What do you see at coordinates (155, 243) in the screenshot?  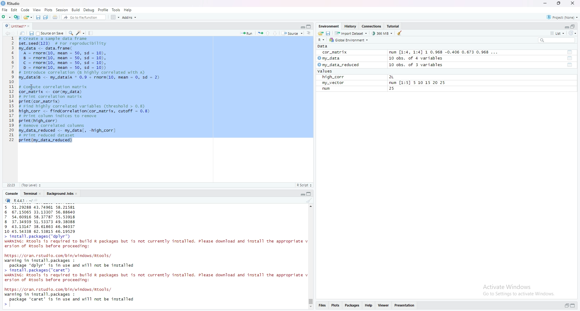 I see `> install.packages( dplyr)
WARNING: Rtools is required to build R packages but is not currently installed. Please download and install the appropriate v
ersion of Rtools before proceeding:` at bounding box center [155, 243].